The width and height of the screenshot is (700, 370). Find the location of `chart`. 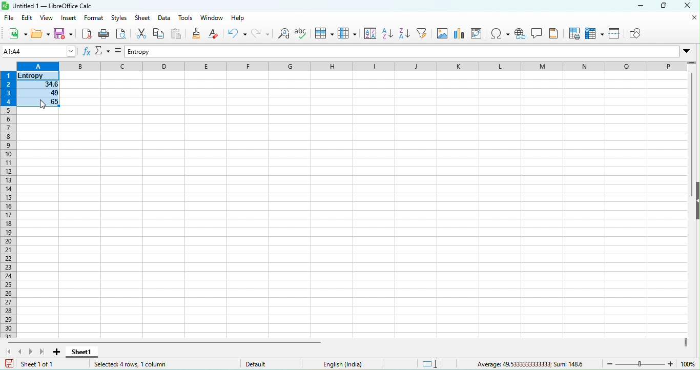

chart is located at coordinates (461, 33).